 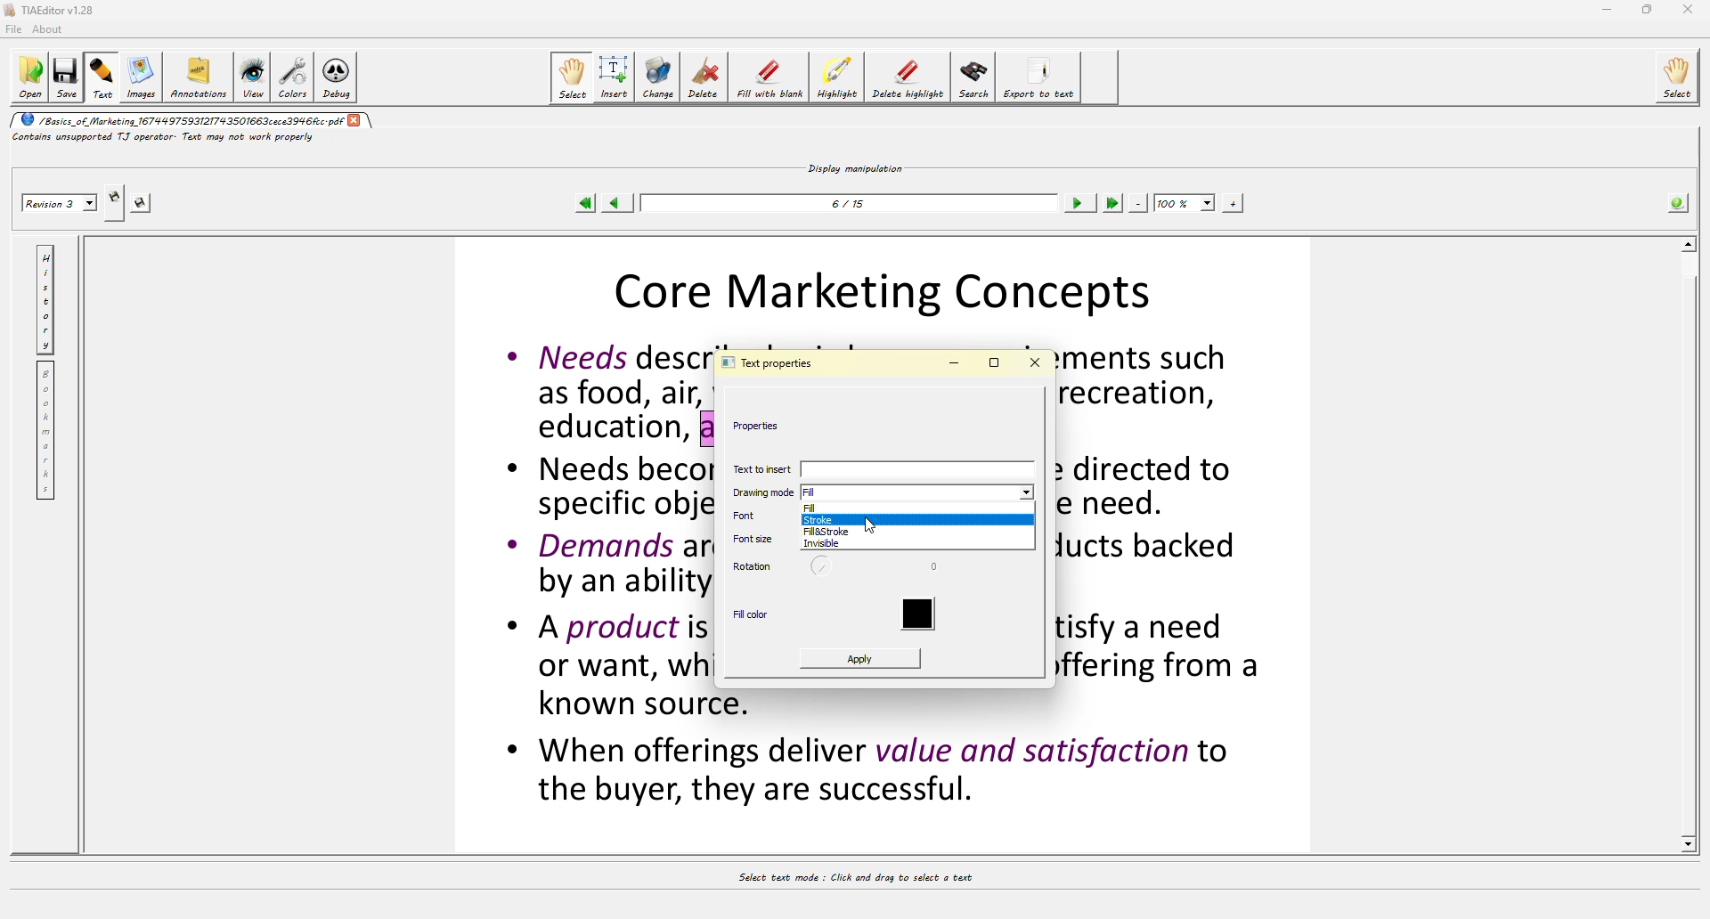 What do you see at coordinates (871, 772) in the screenshot?
I see `* When offerings aeliver value and satisfaction to
the buyer, they are successful.` at bounding box center [871, 772].